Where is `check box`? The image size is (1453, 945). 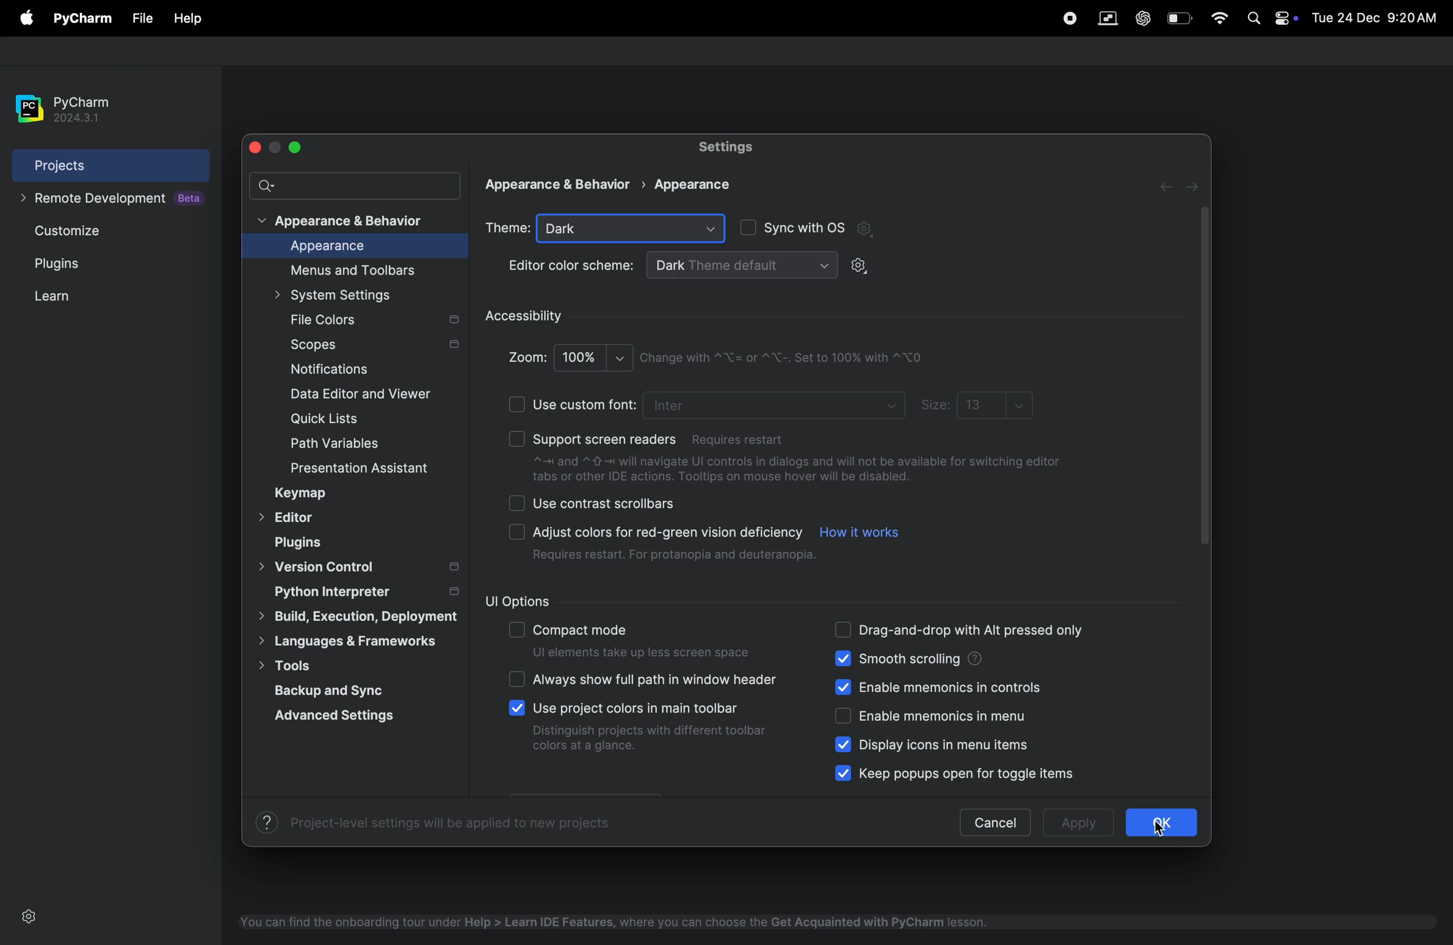 check box is located at coordinates (746, 229).